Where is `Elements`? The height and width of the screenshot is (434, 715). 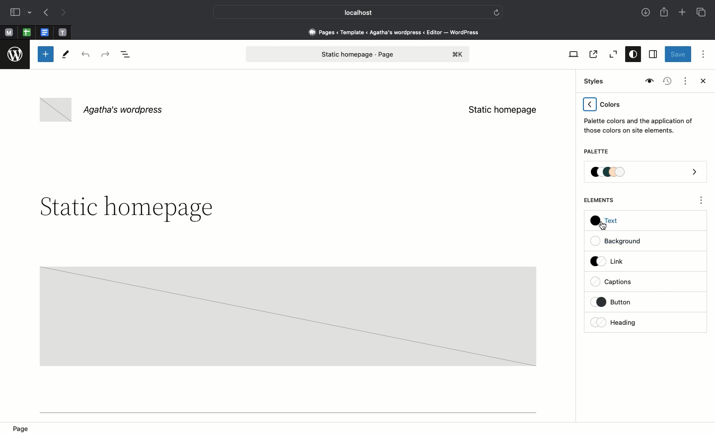
Elements is located at coordinates (604, 200).